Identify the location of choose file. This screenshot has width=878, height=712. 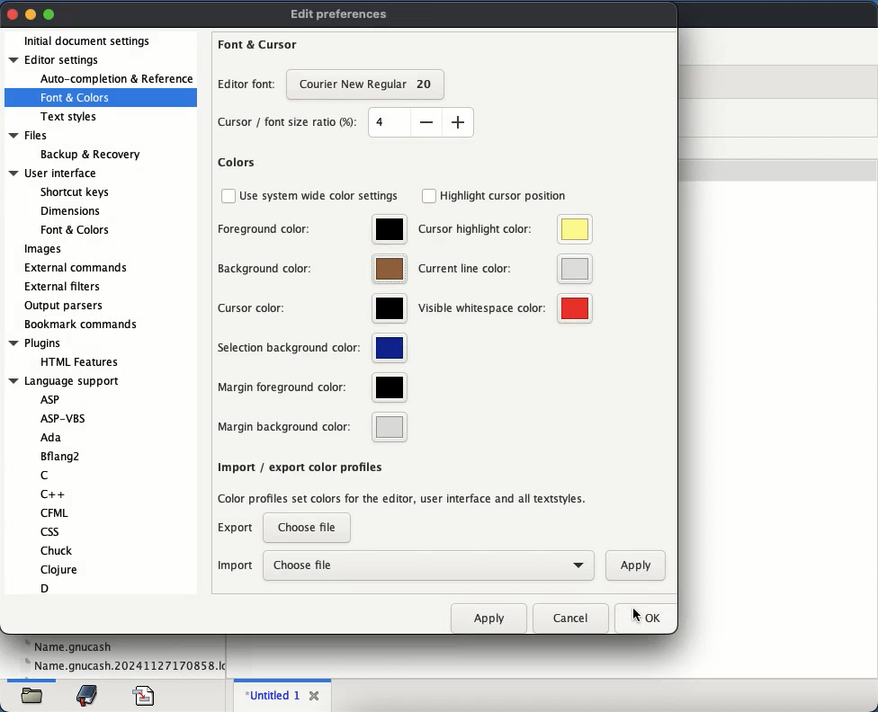
(308, 529).